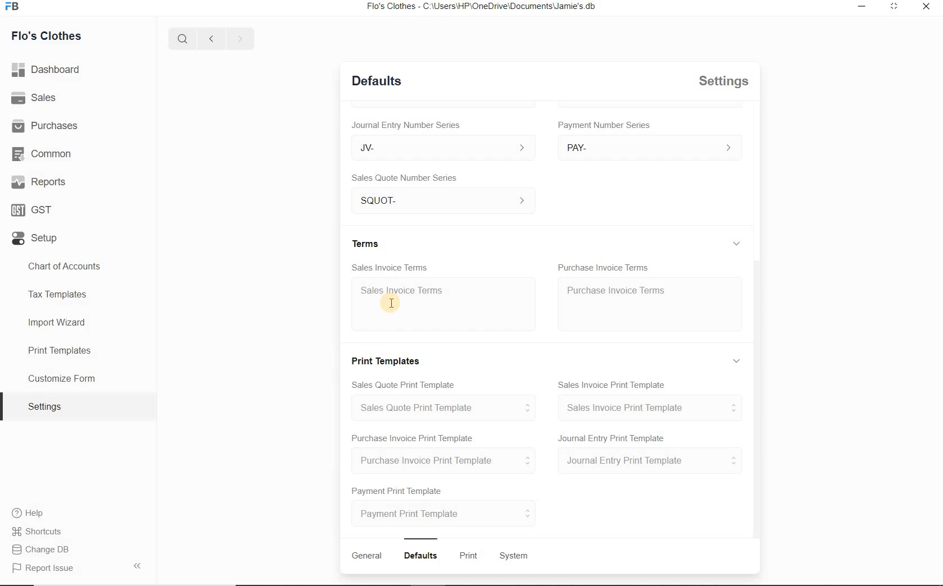 This screenshot has width=943, height=586. What do you see at coordinates (604, 264) in the screenshot?
I see `Purchase Invoice Terms` at bounding box center [604, 264].